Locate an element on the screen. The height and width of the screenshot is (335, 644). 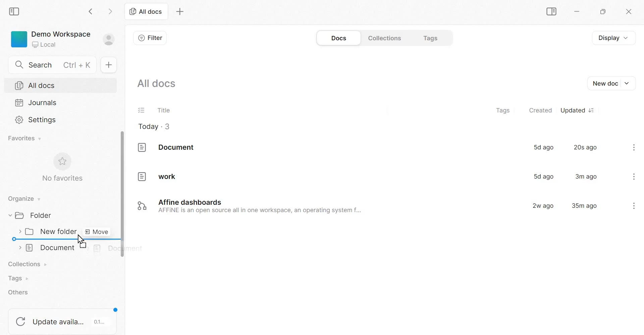
All docs is located at coordinates (36, 86).